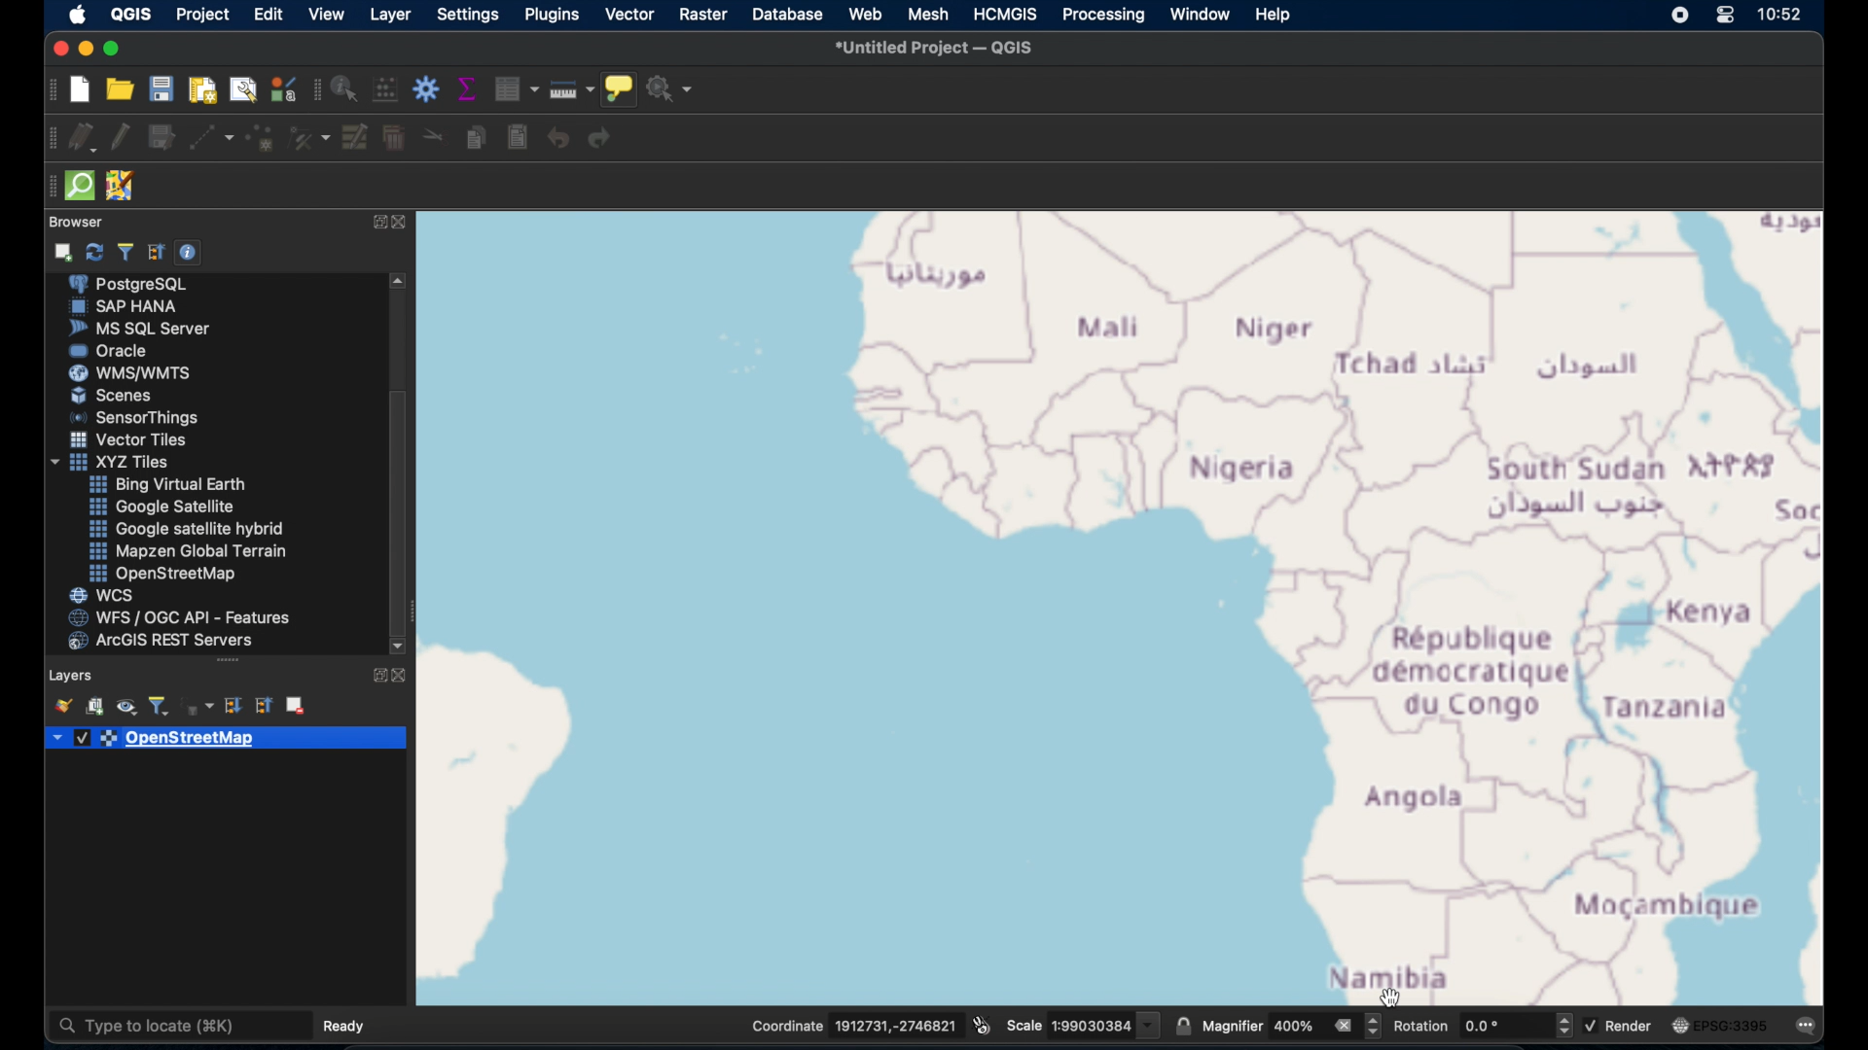 The image size is (1868, 1050). Describe the element at coordinates (1811, 1027) in the screenshot. I see `messages` at that location.